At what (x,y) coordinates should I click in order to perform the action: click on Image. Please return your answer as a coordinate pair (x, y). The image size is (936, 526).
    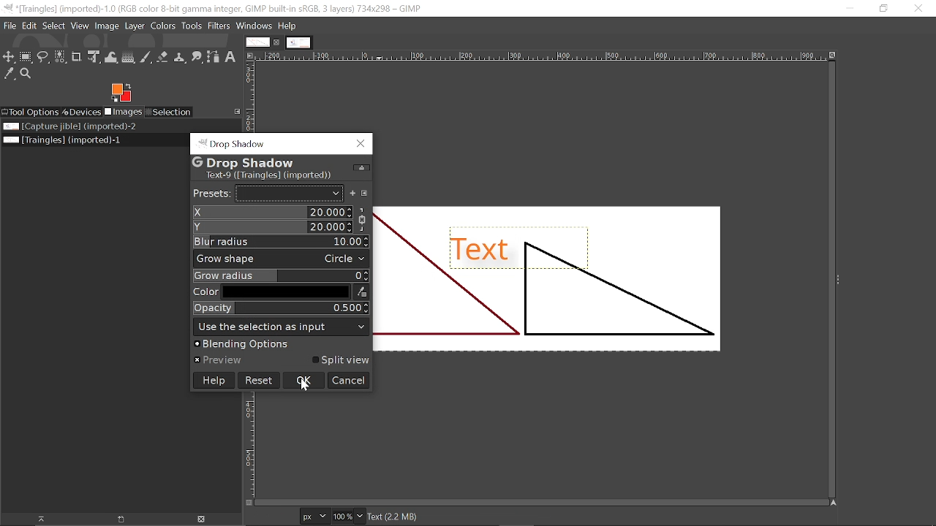
    Looking at the image, I should click on (107, 26).